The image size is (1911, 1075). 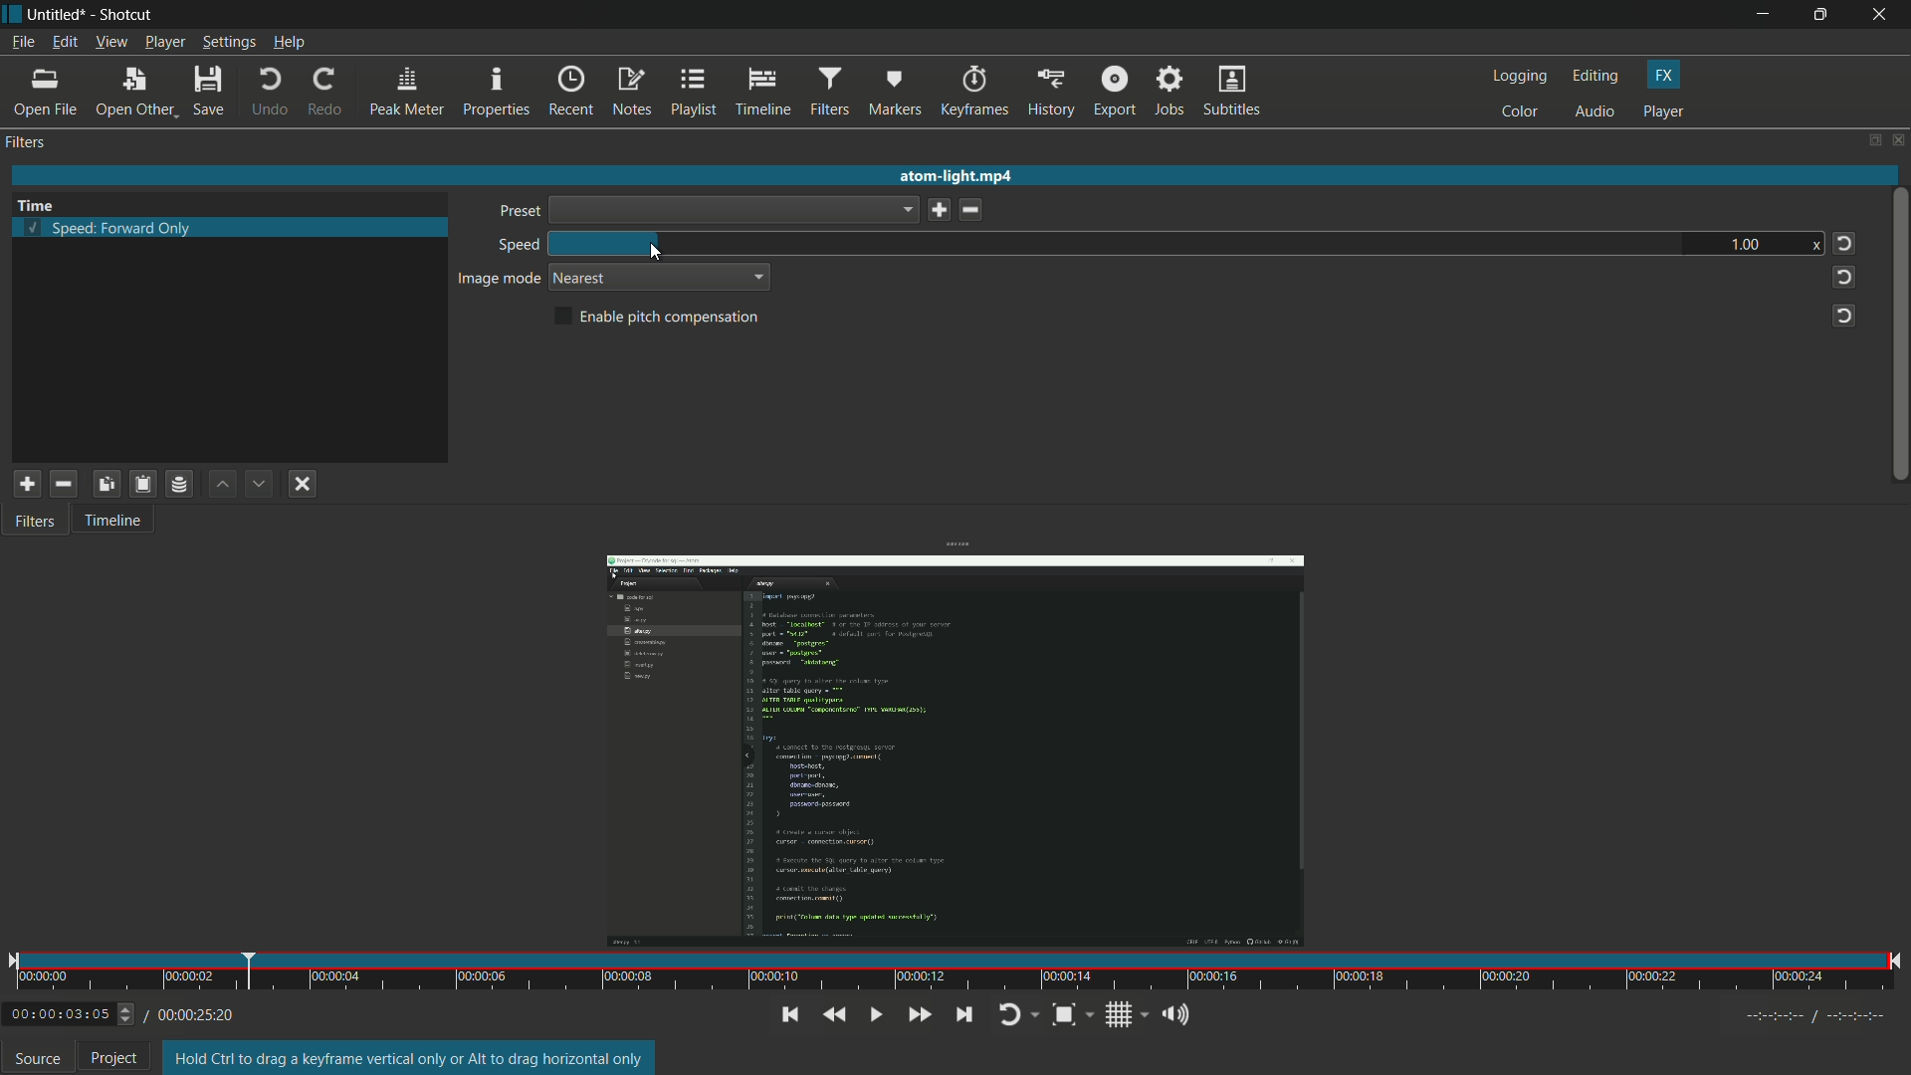 What do you see at coordinates (936, 210) in the screenshot?
I see `save` at bounding box center [936, 210].